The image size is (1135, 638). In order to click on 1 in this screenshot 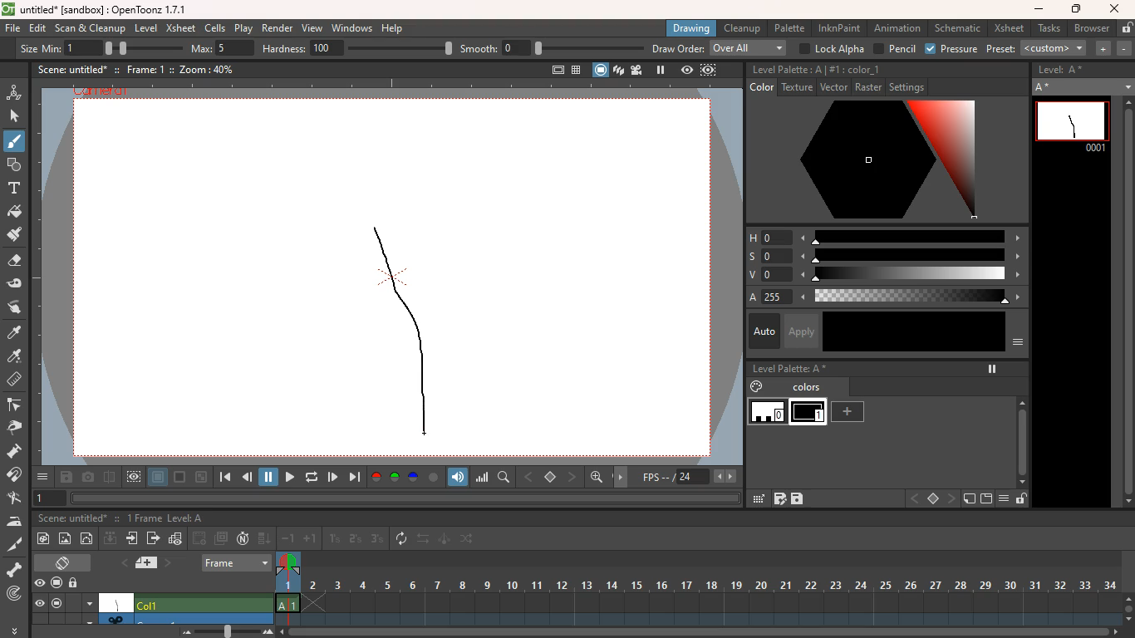, I will do `click(51, 498)`.